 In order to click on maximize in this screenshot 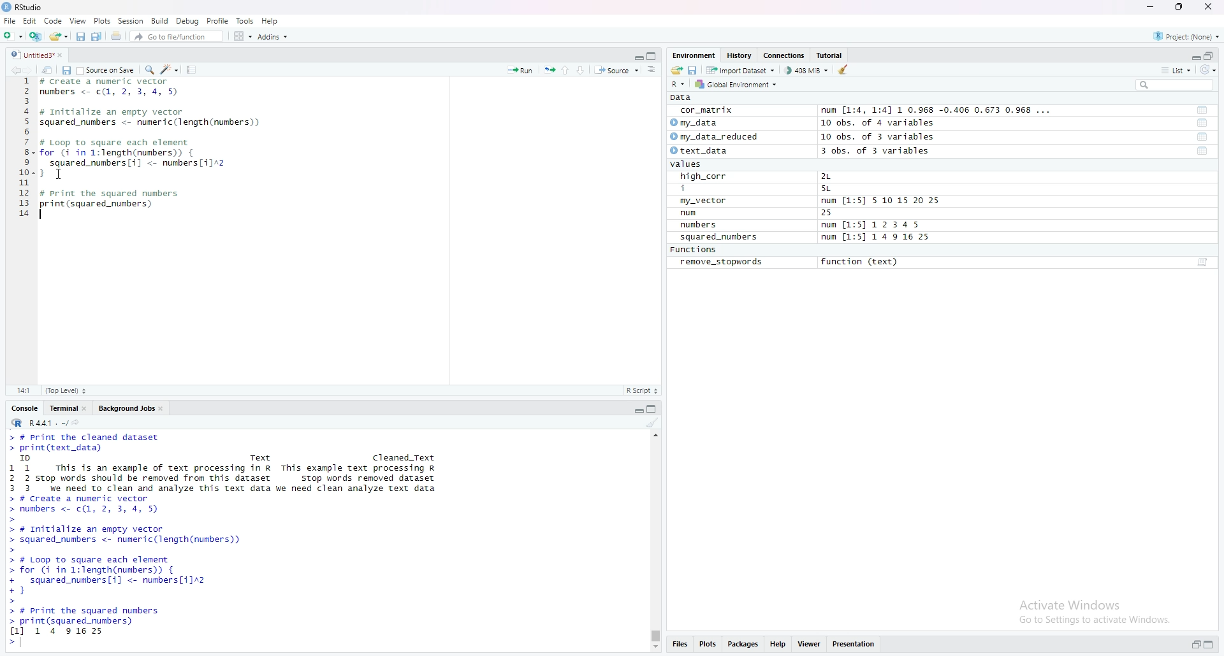, I will do `click(1213, 646)`.